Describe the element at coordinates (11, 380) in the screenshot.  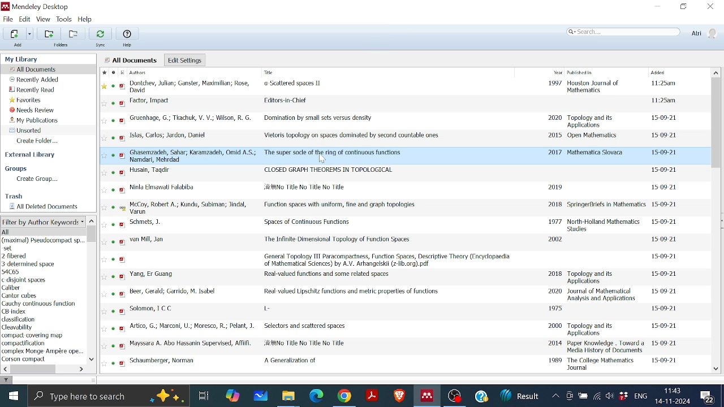
I see `filter` at that location.